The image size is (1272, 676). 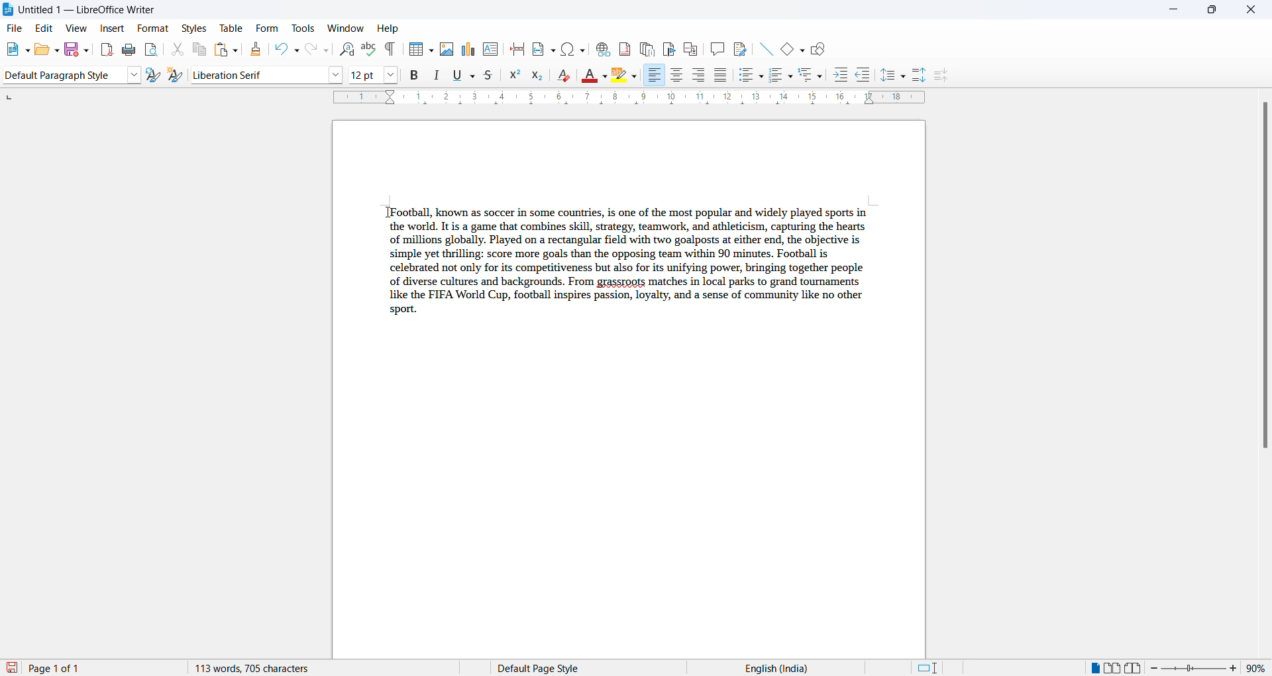 What do you see at coordinates (538, 76) in the screenshot?
I see `subscript` at bounding box center [538, 76].